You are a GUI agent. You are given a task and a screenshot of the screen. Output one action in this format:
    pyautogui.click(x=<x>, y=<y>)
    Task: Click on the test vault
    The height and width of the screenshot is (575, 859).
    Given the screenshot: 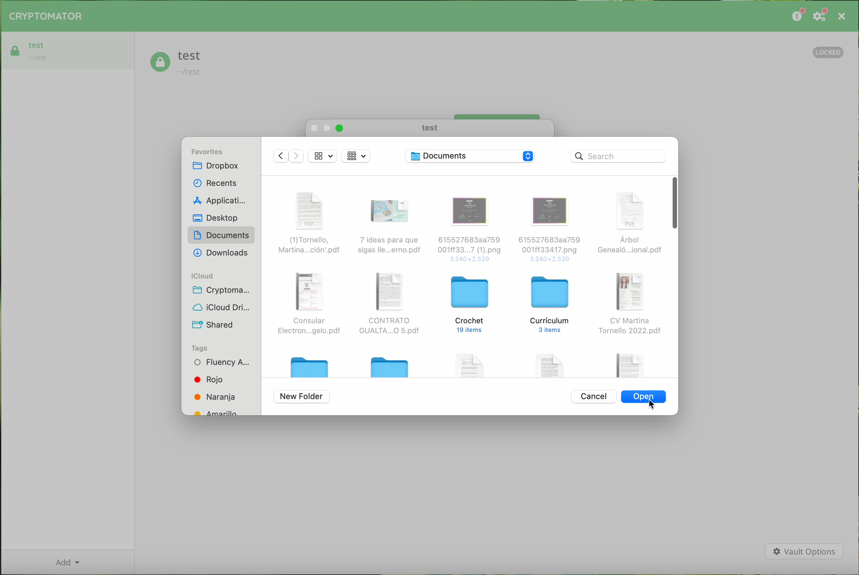 What is the action you would take?
    pyautogui.click(x=177, y=64)
    